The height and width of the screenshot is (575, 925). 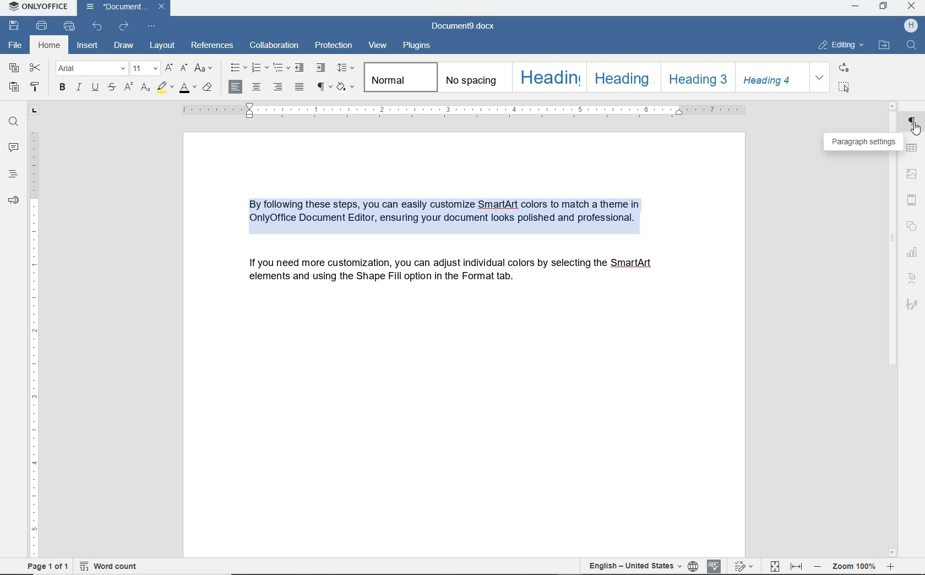 What do you see at coordinates (379, 46) in the screenshot?
I see `view` at bounding box center [379, 46].